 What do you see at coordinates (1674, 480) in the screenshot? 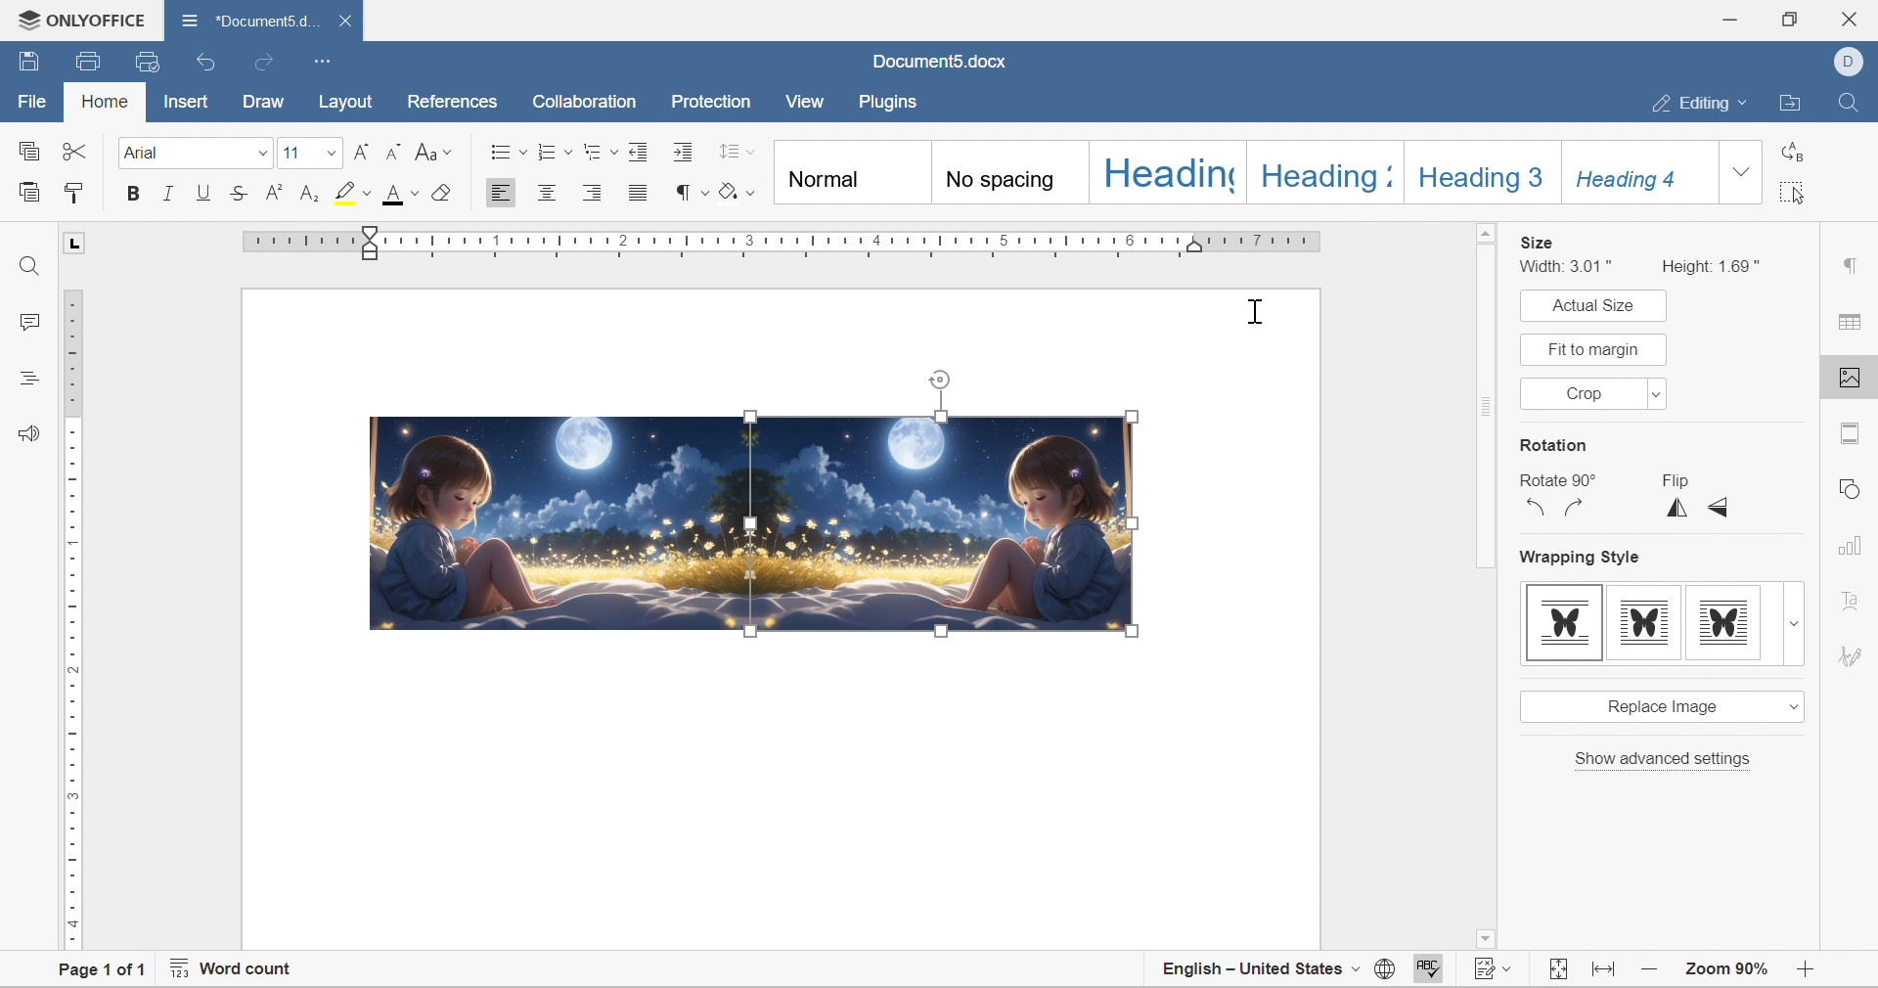
I see `flip` at bounding box center [1674, 480].